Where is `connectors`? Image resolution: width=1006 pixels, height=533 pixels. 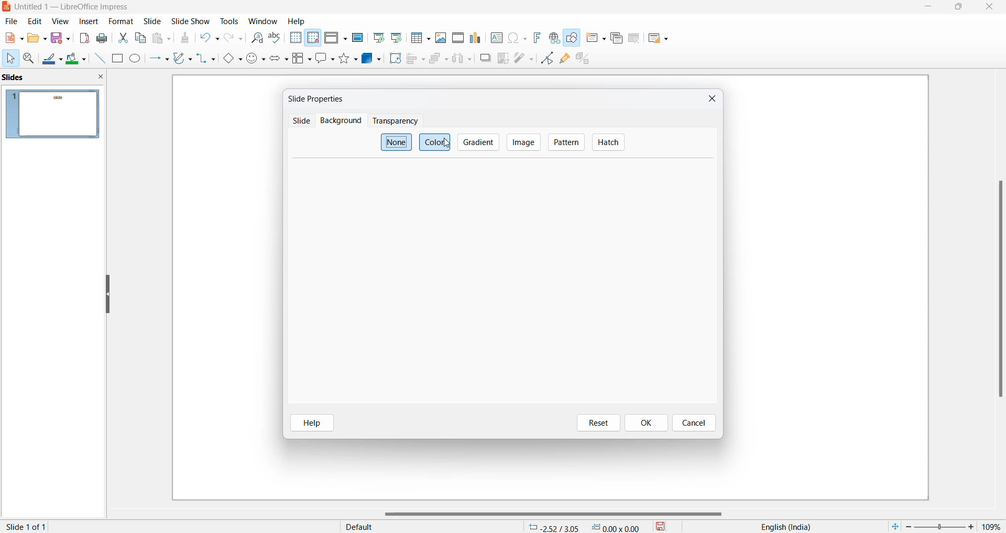 connectors is located at coordinates (206, 59).